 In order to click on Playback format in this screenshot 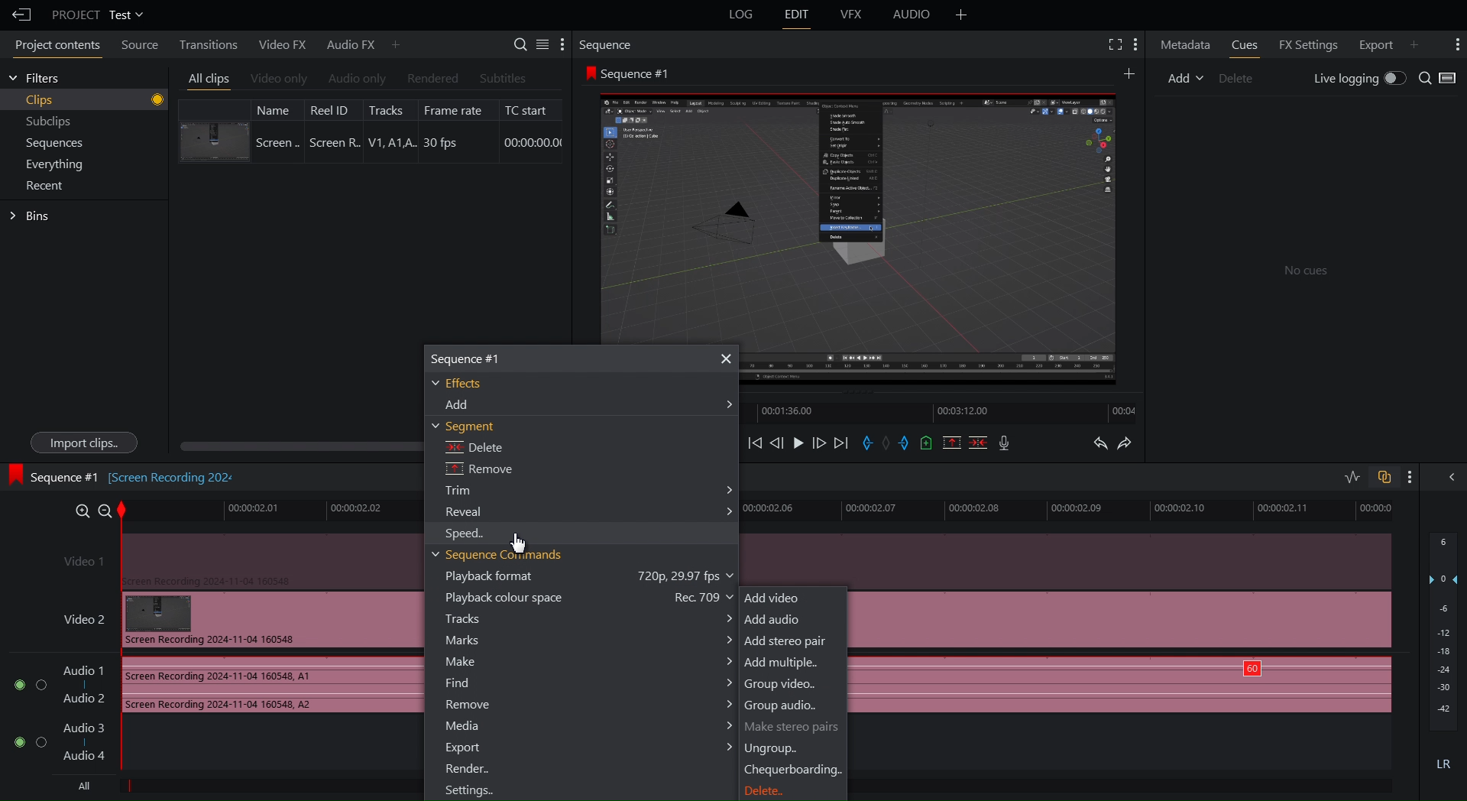, I will do `click(593, 576)`.